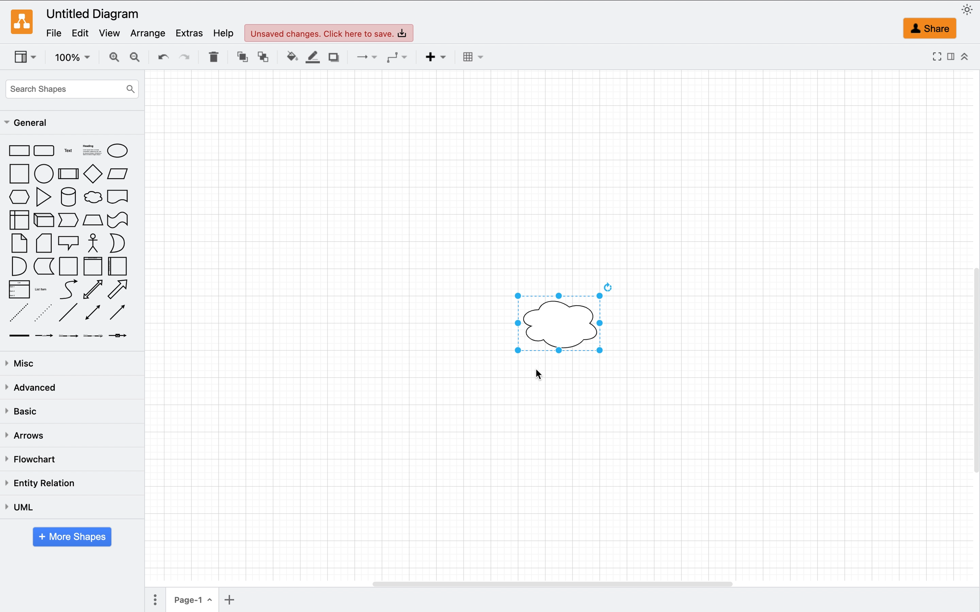  What do you see at coordinates (103, 207) in the screenshot?
I see `cursor` at bounding box center [103, 207].